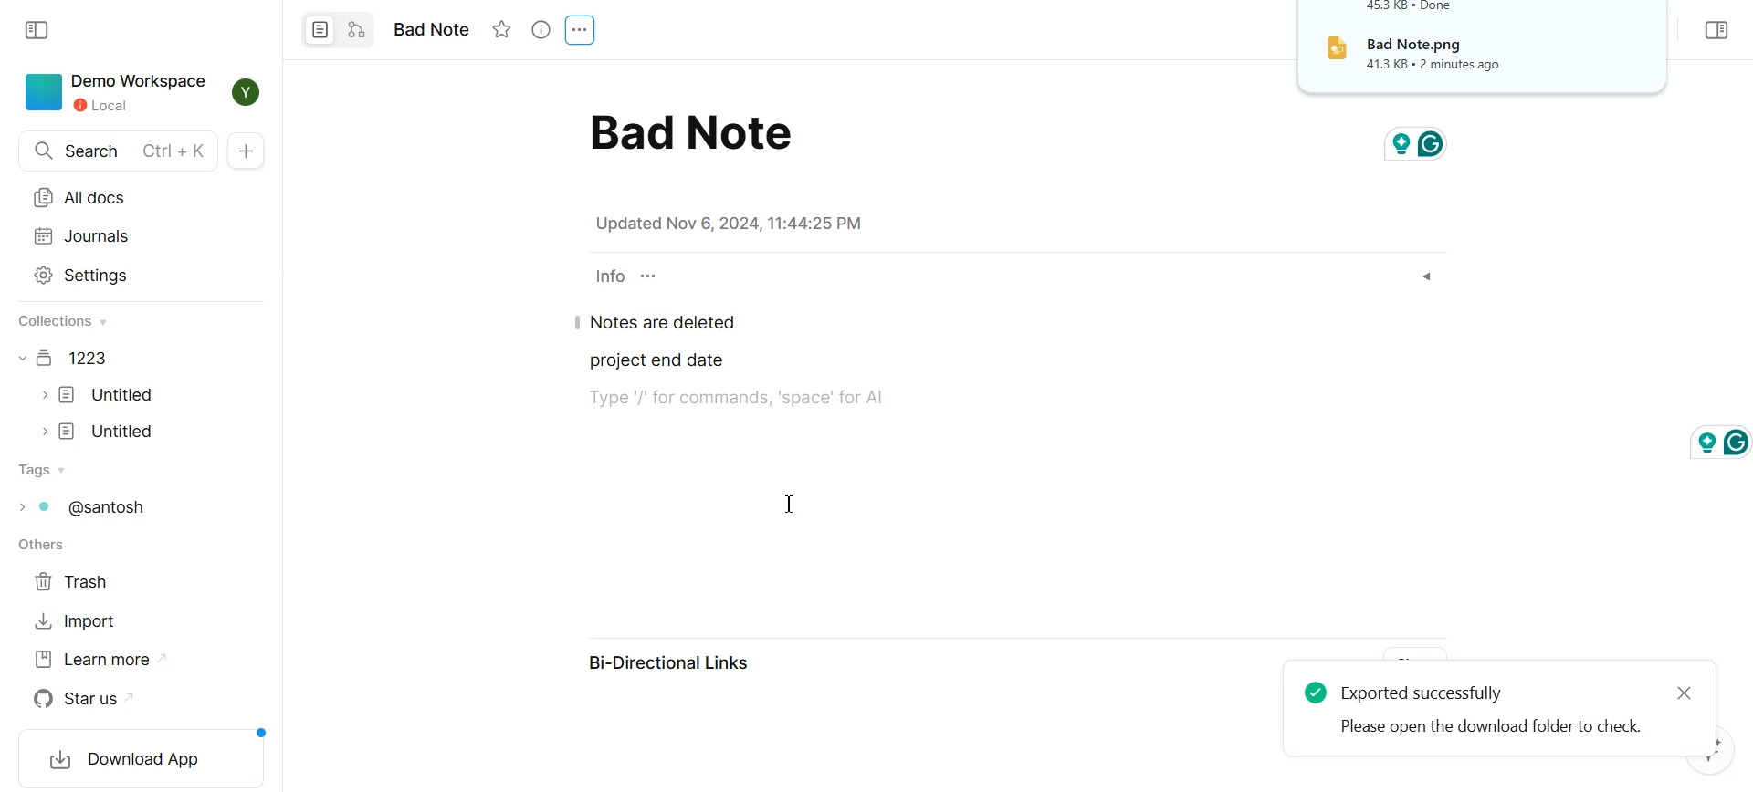 This screenshot has height=792, width=1753. Describe the element at coordinates (688, 130) in the screenshot. I see `bad note` at that location.